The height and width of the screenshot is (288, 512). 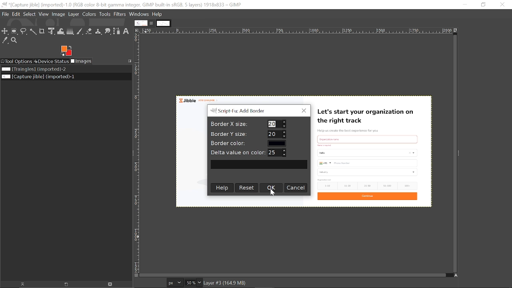 What do you see at coordinates (326, 186) in the screenshot?
I see `1-10` at bounding box center [326, 186].